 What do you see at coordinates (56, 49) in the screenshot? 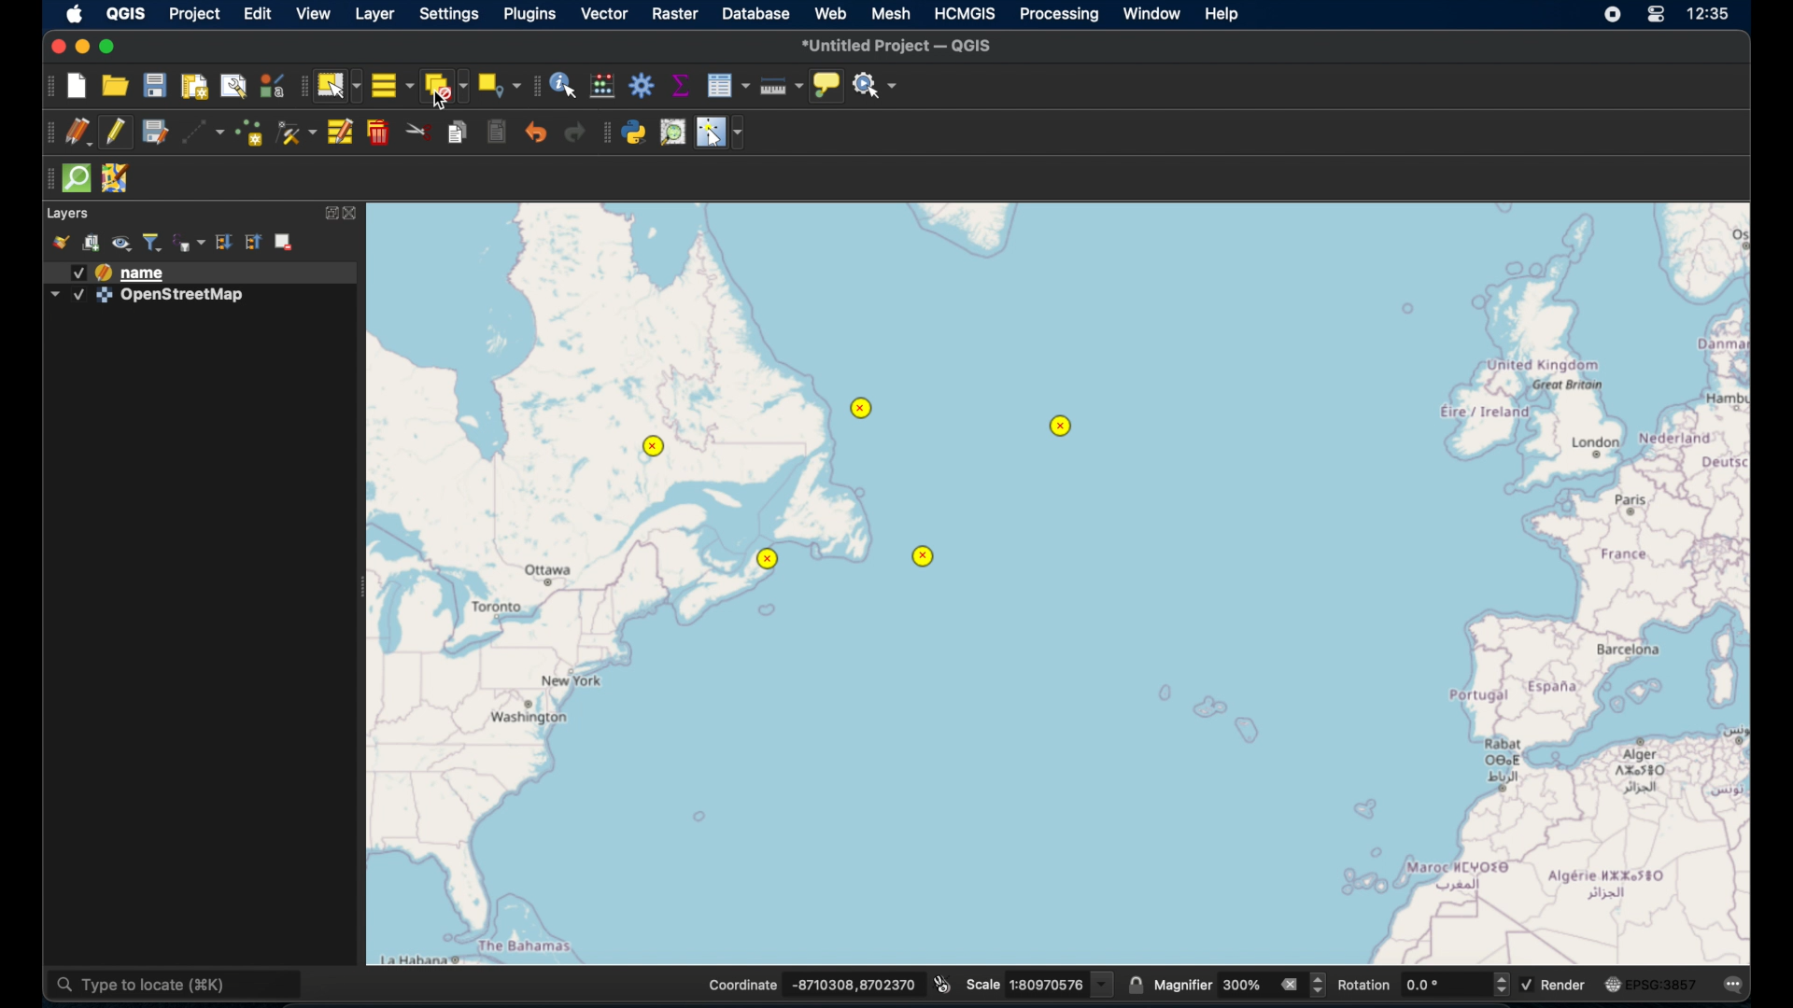
I see `close` at bounding box center [56, 49].